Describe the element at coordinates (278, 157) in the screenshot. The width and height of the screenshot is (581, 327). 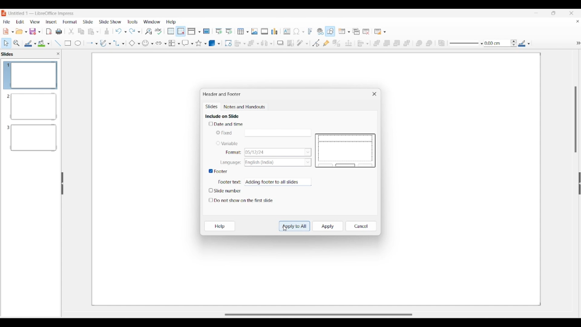
I see `List options for respective Variable characteristics` at that location.